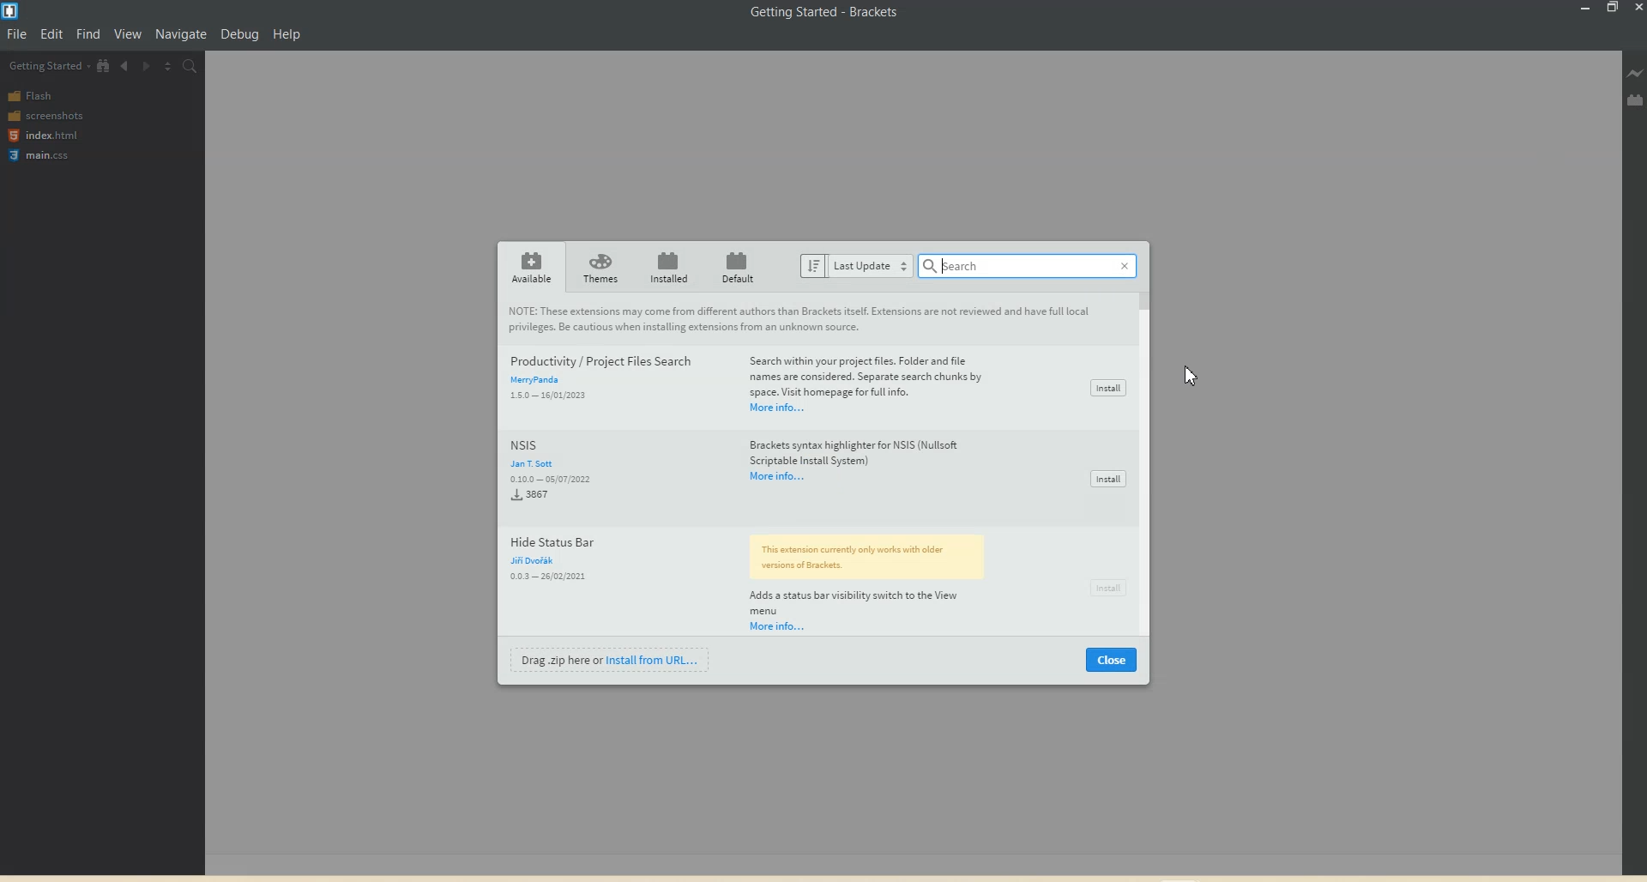  Describe the element at coordinates (531, 267) in the screenshot. I see `Available` at that location.